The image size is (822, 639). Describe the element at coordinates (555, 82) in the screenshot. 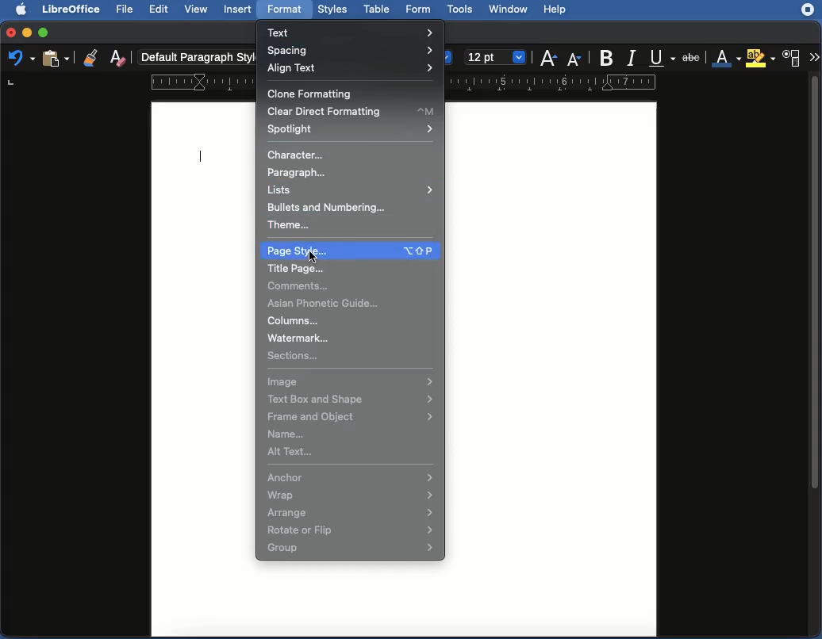

I see `Ruler` at that location.